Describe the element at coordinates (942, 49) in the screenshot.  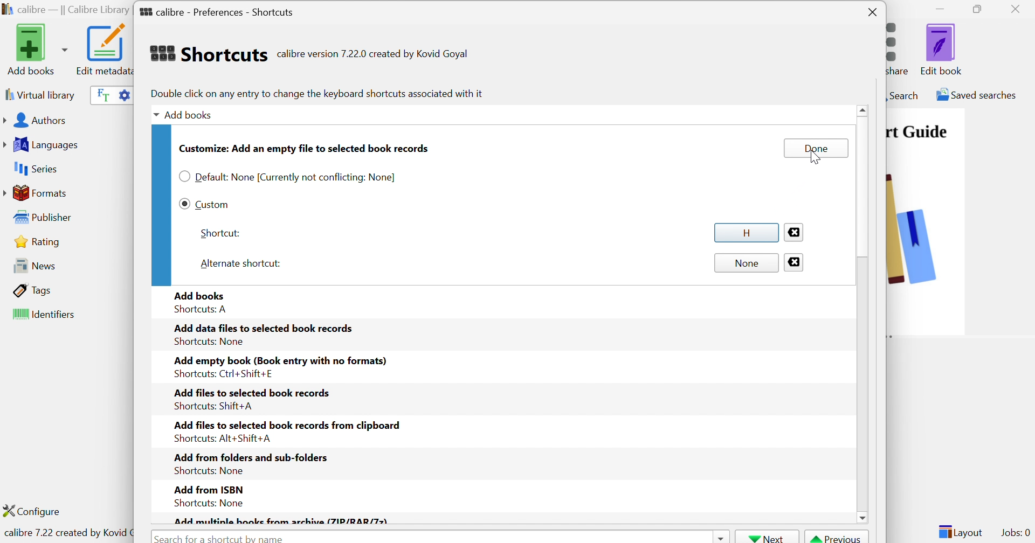
I see `Edit book` at that location.